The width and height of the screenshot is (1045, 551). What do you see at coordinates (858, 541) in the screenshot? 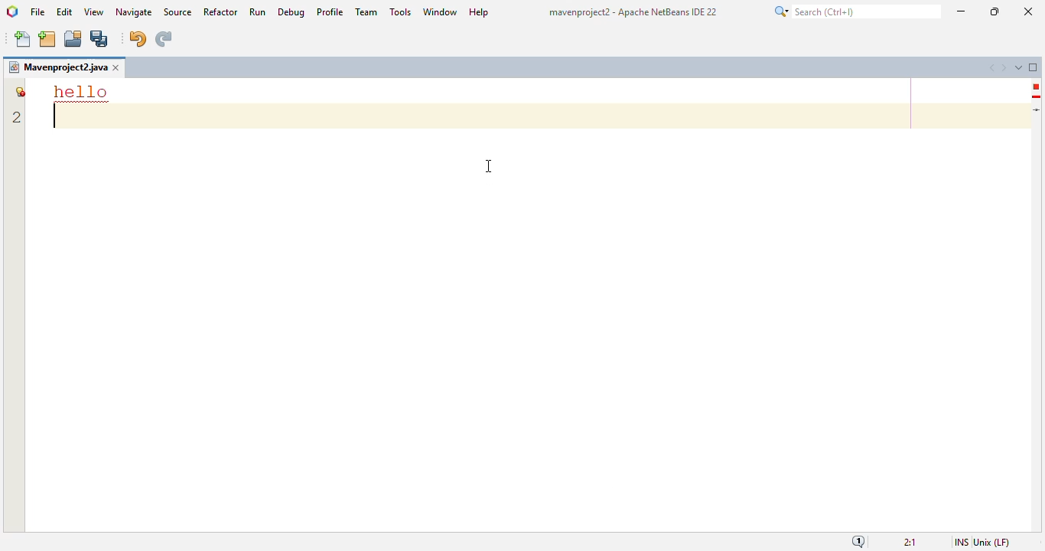
I see `notifications` at bounding box center [858, 541].